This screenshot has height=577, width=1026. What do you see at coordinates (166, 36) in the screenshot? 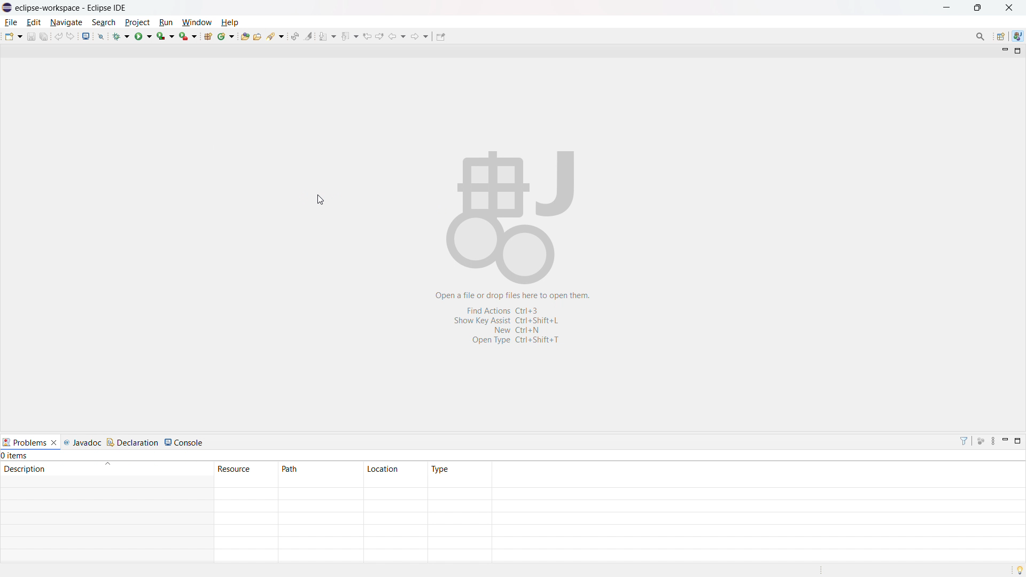
I see `coverage` at bounding box center [166, 36].